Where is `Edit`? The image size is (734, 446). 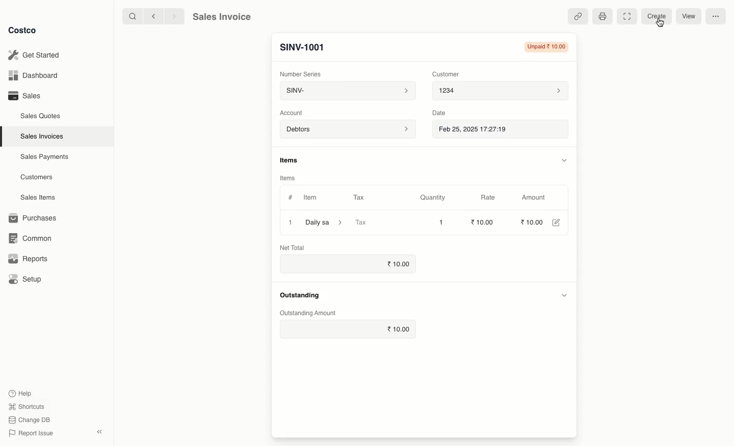
Edit is located at coordinates (556, 222).